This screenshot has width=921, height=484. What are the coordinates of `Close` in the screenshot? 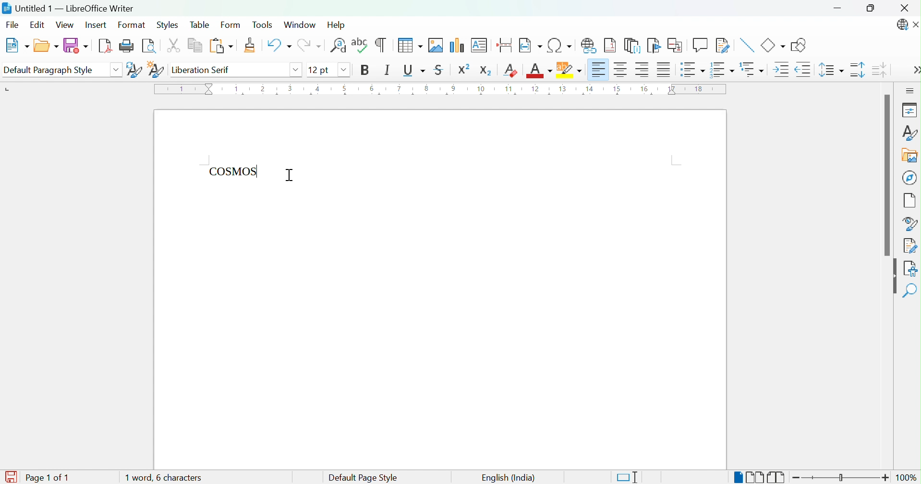 It's located at (915, 25).